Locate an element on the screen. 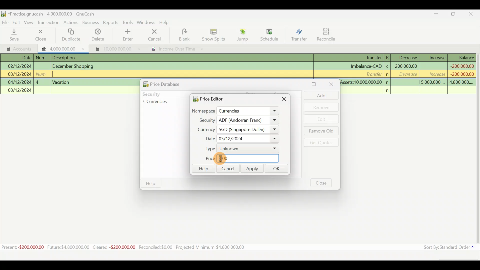 This screenshot has width=480, height=270. Security is located at coordinates (204, 120).